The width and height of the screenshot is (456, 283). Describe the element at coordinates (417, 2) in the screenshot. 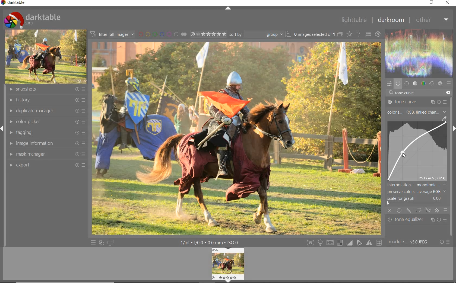

I see `minimize` at that location.